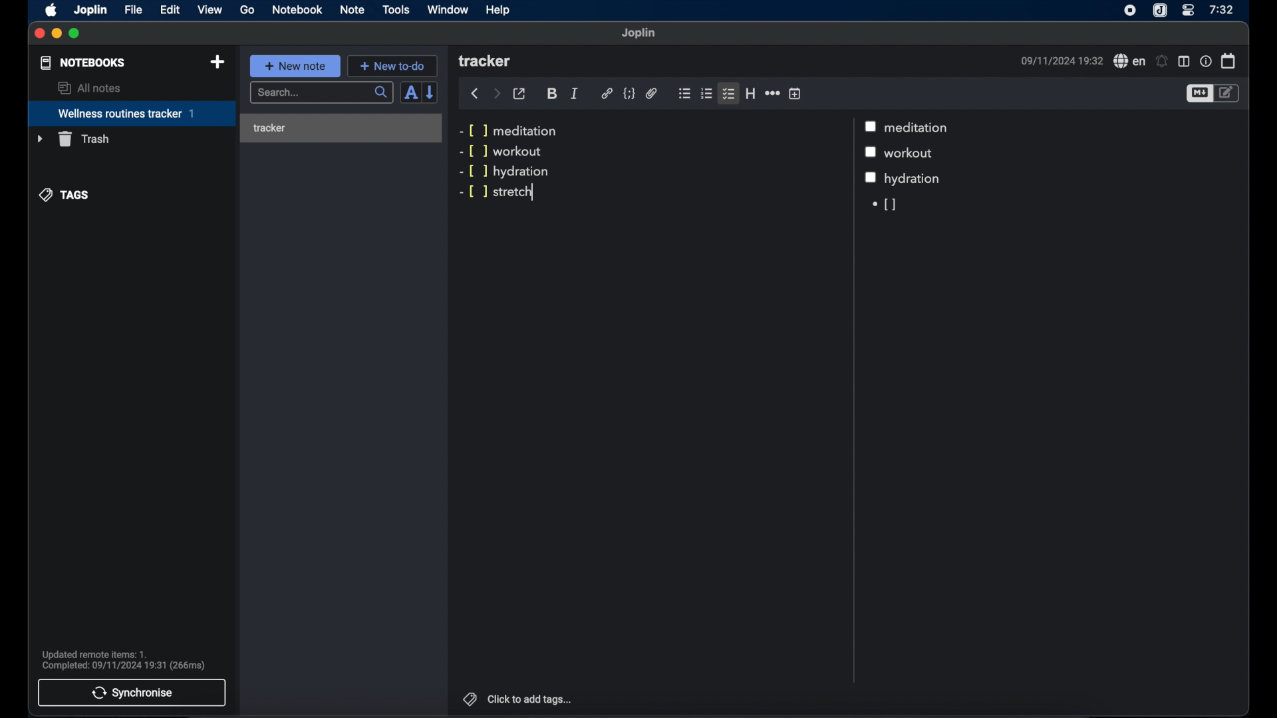 This screenshot has height=718, width=1277. I want to click on checkbox, so click(872, 126).